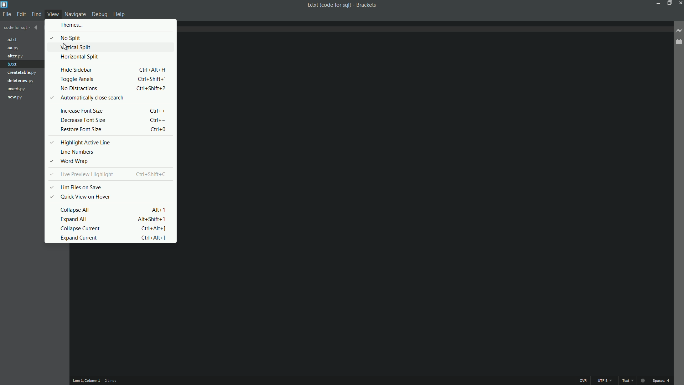 The height and width of the screenshot is (385, 684). Describe the element at coordinates (7, 15) in the screenshot. I see `file menu` at that location.